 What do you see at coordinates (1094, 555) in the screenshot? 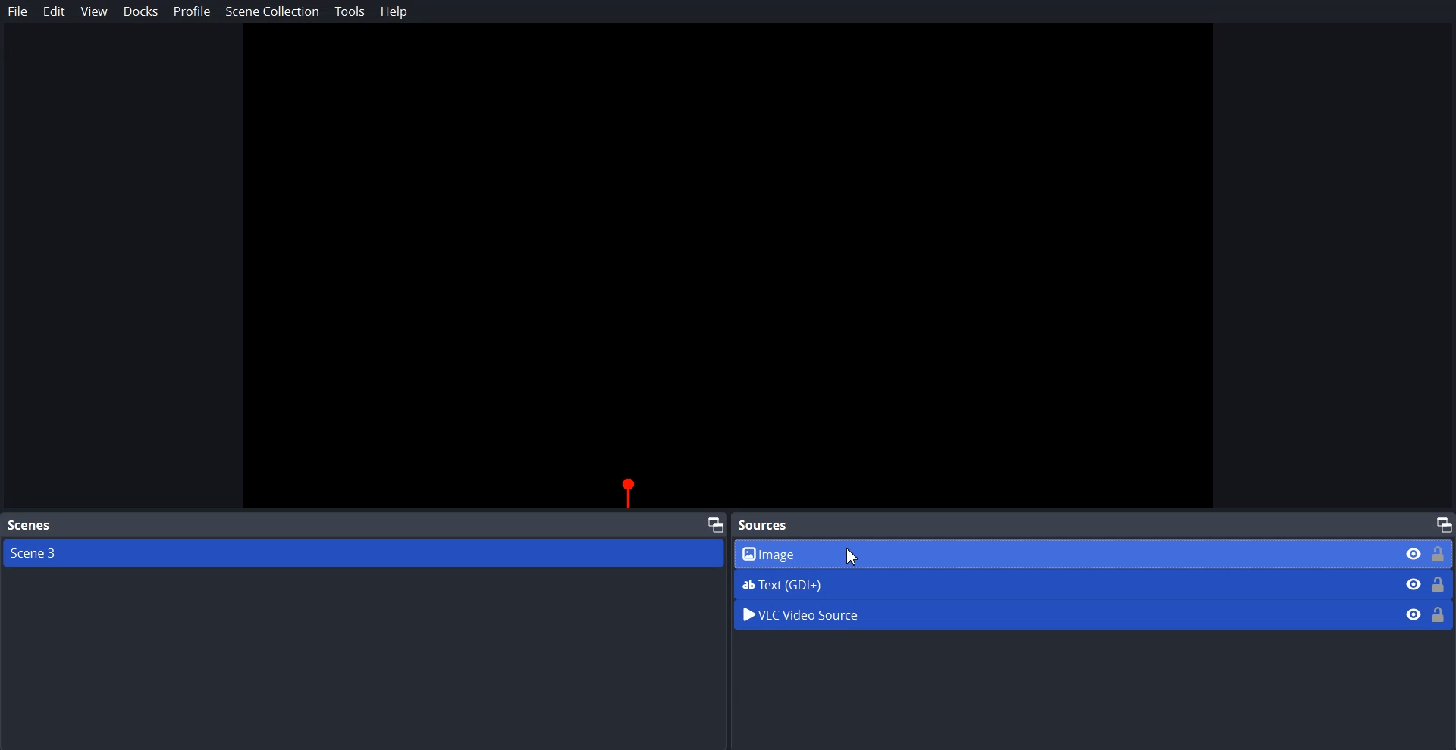
I see `Image` at bounding box center [1094, 555].